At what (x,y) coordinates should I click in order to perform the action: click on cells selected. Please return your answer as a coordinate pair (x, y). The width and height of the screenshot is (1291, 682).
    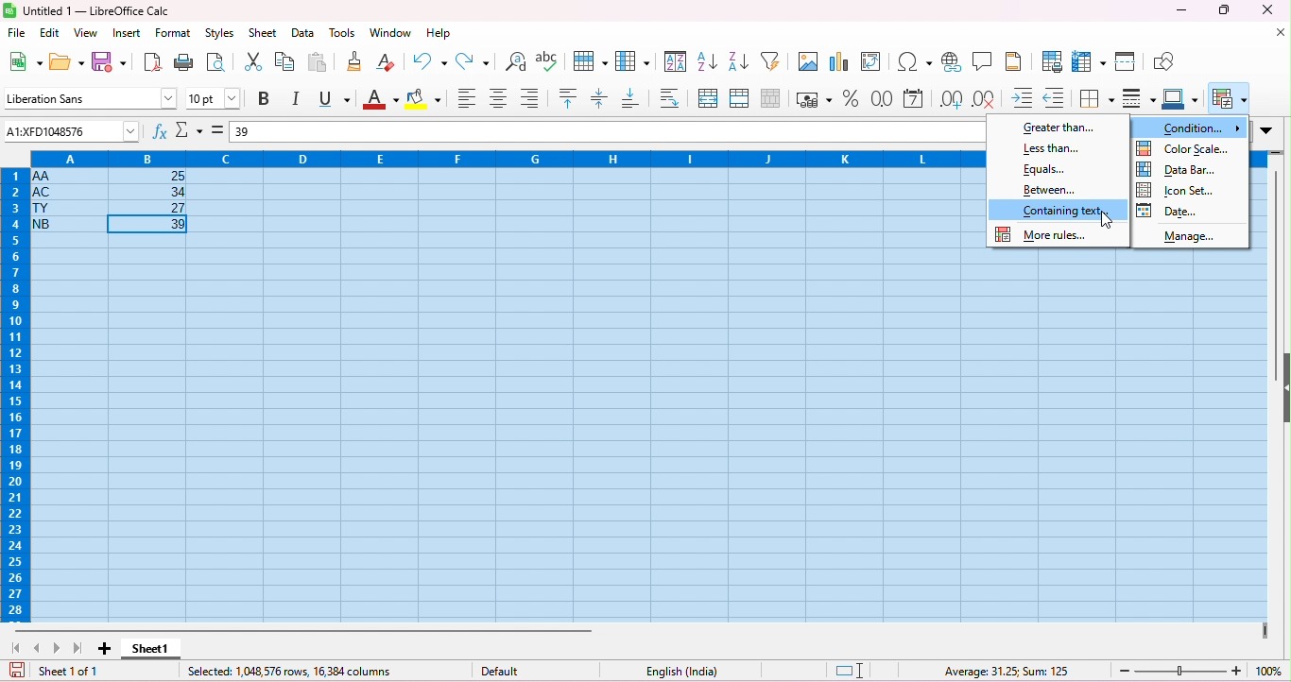
    Looking at the image, I should click on (508, 396).